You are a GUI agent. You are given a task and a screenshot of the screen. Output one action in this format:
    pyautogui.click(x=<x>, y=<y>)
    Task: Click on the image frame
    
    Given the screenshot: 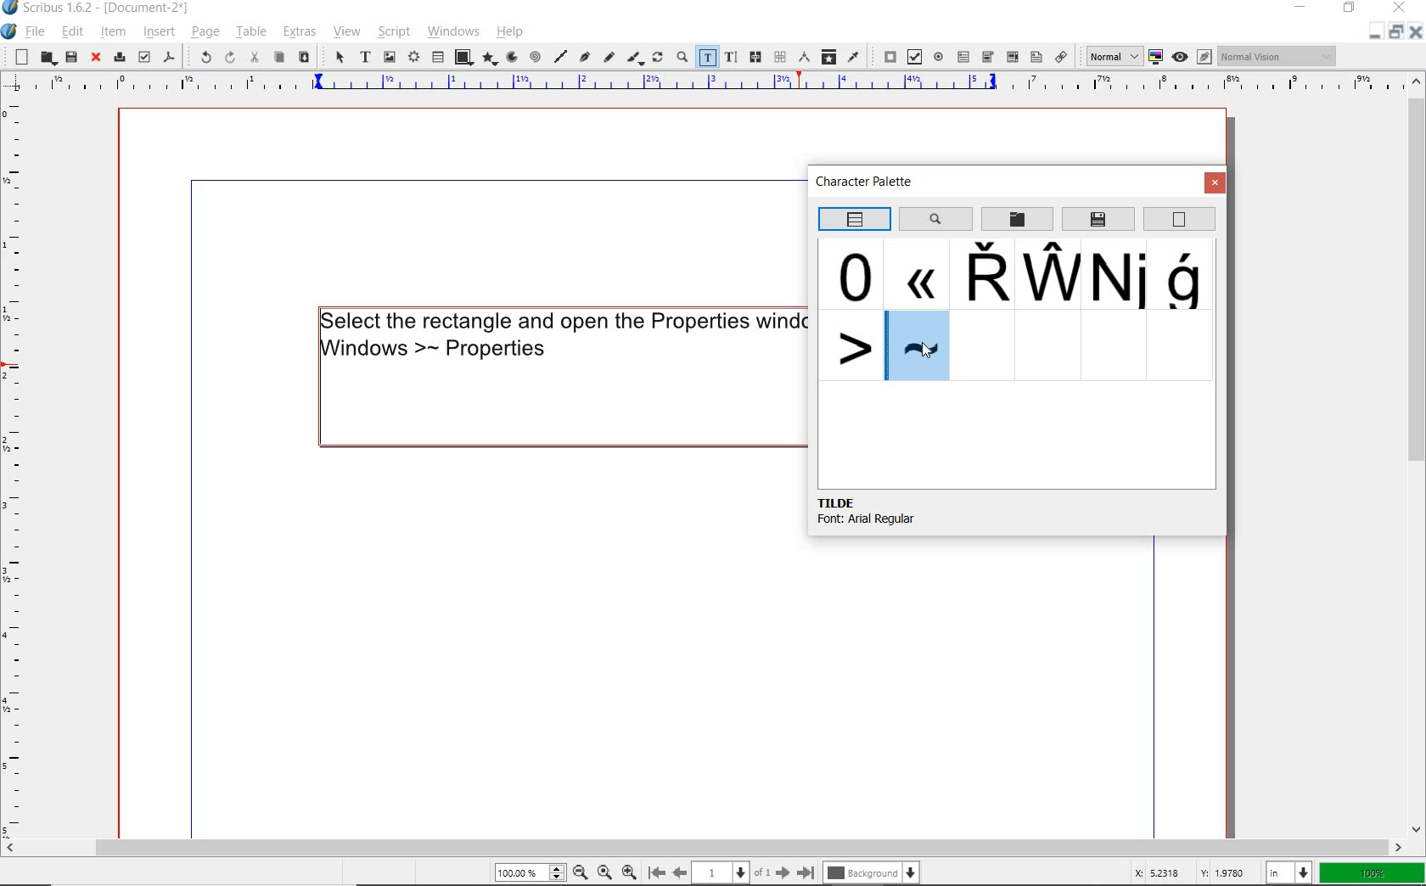 What is the action you would take?
    pyautogui.click(x=389, y=58)
    